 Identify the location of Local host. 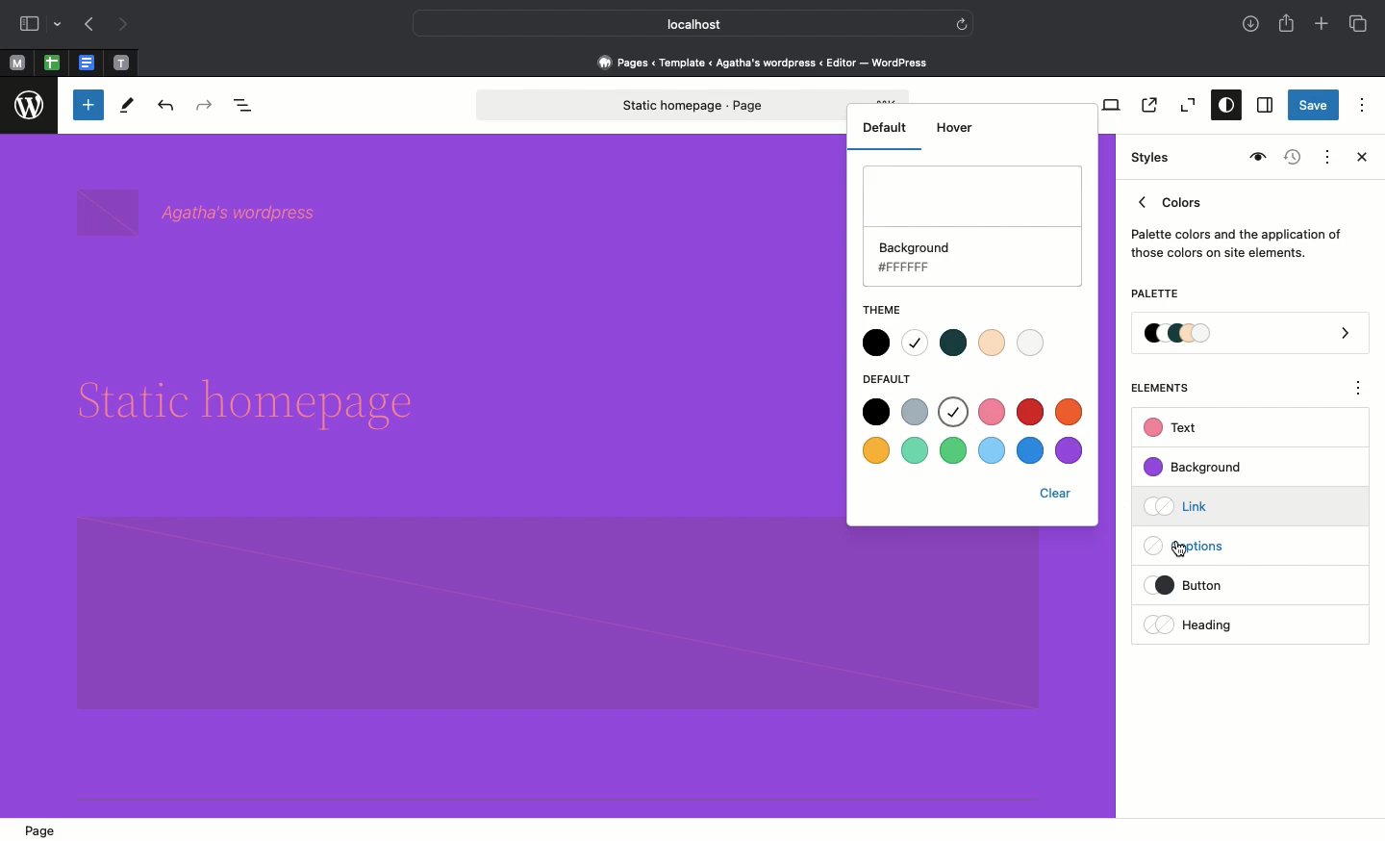
(679, 23).